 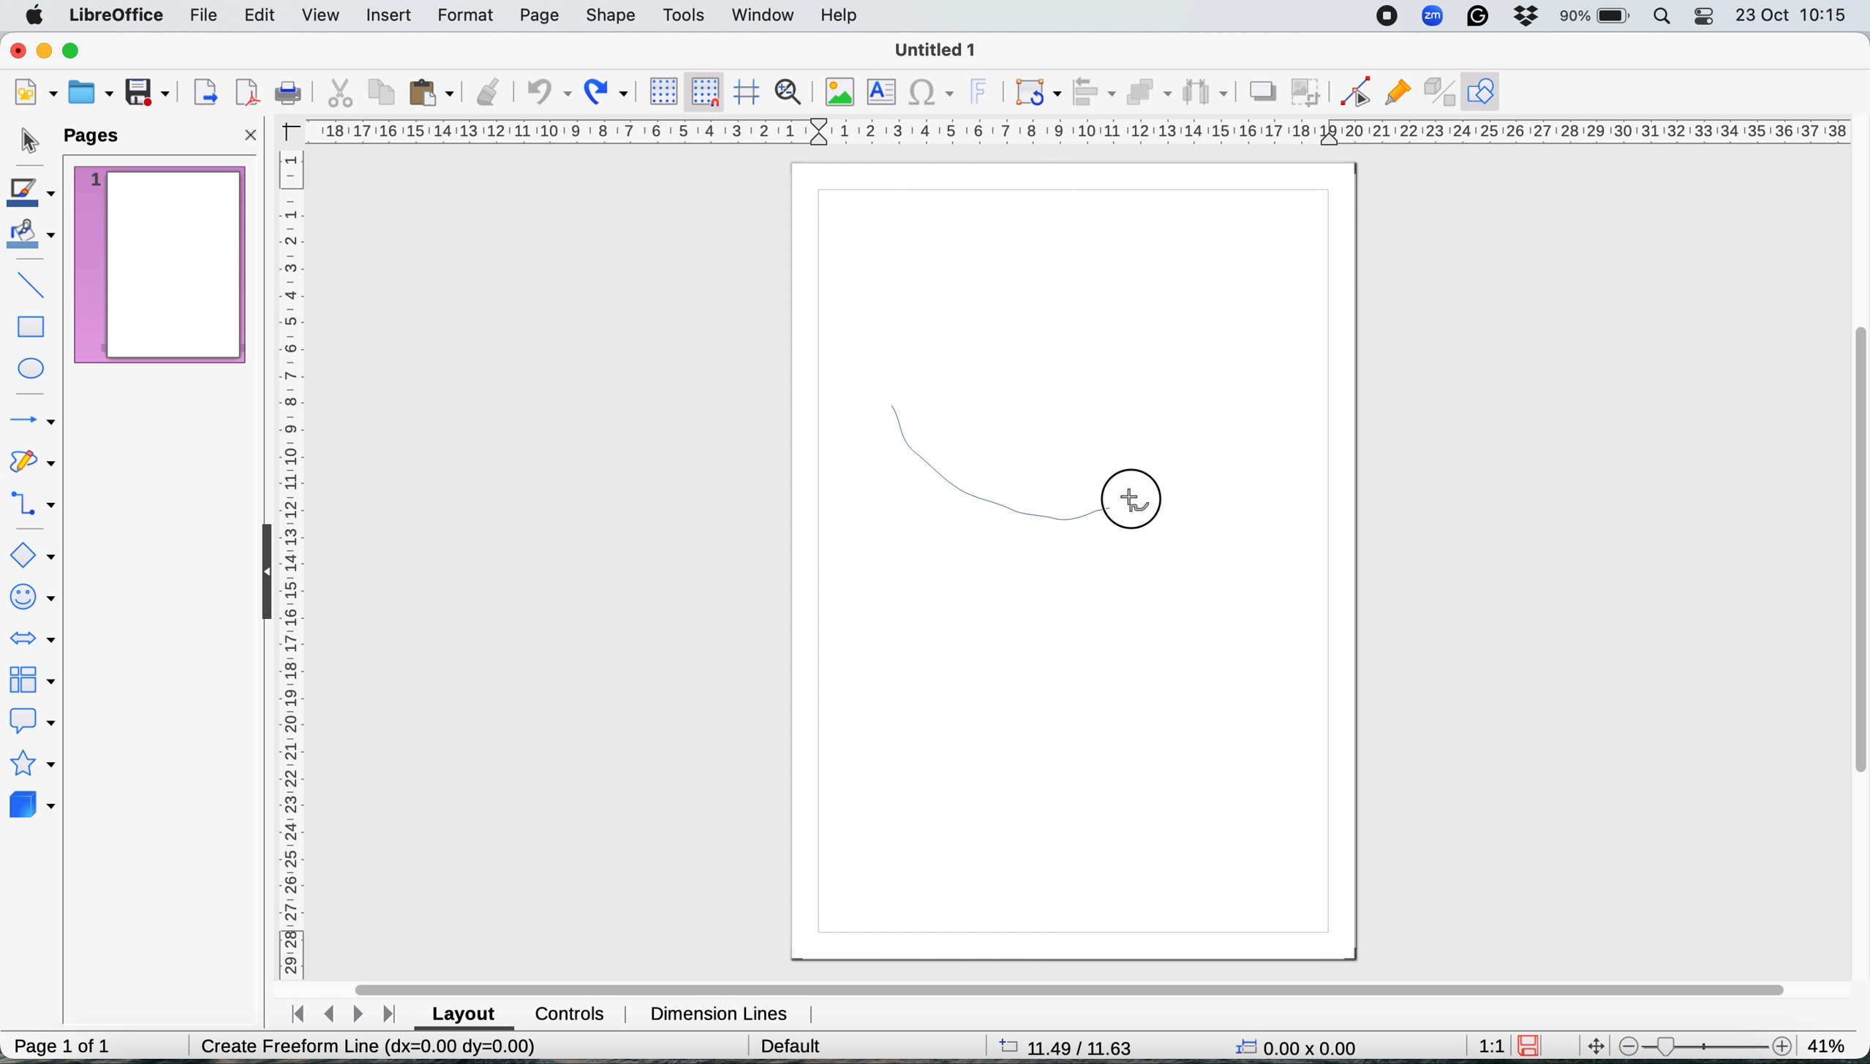 I want to click on 3d objects, so click(x=33, y=808).